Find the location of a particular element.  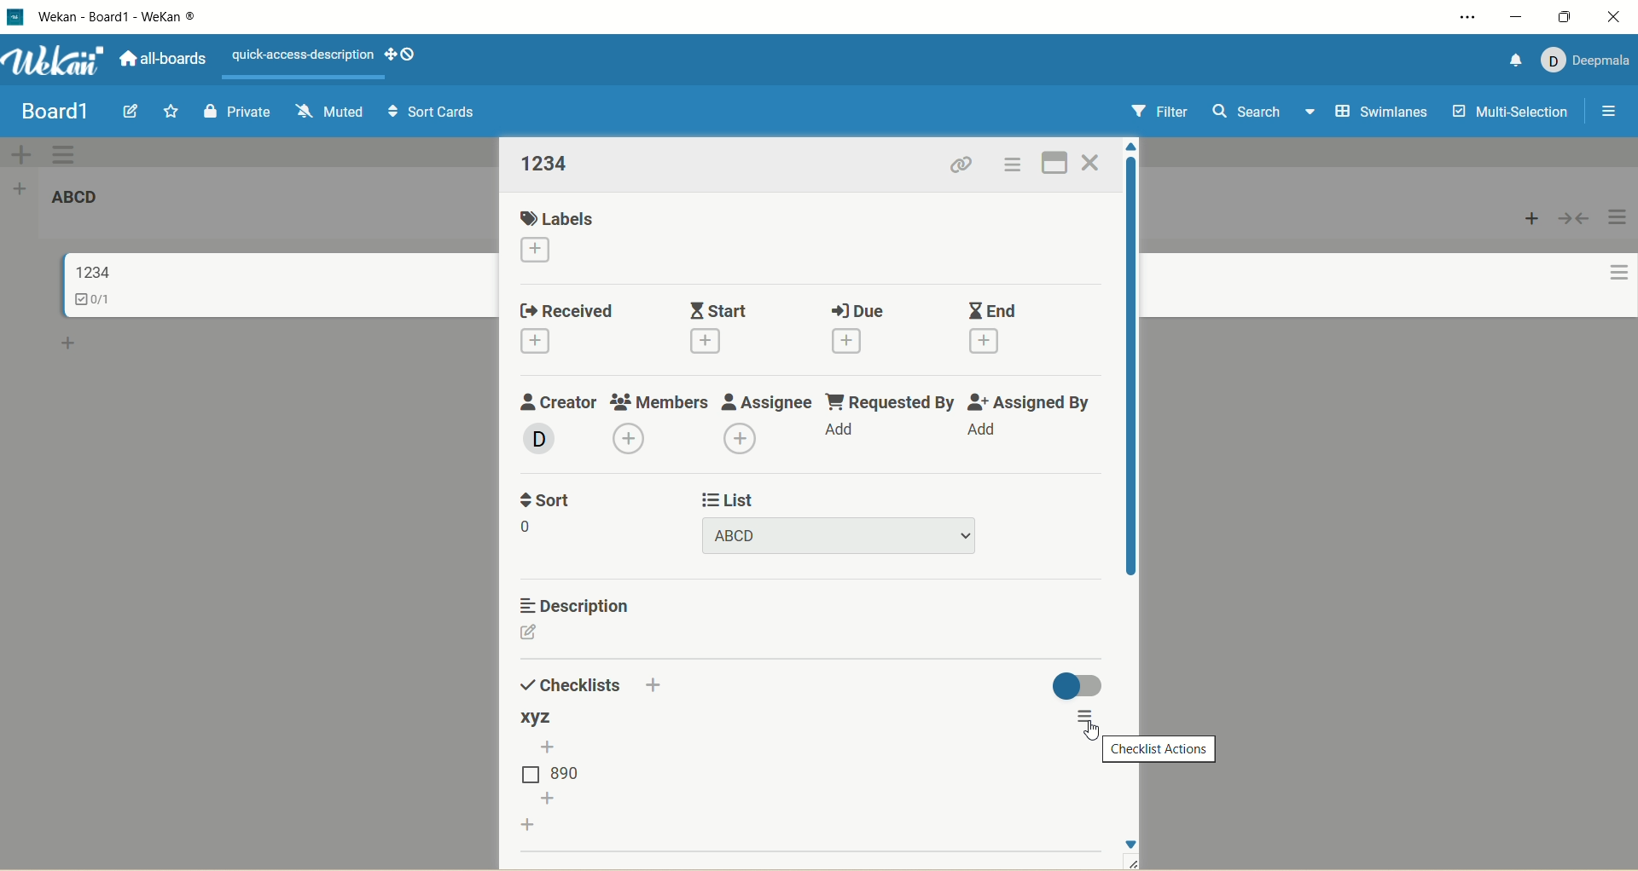

close is located at coordinates (1093, 160).